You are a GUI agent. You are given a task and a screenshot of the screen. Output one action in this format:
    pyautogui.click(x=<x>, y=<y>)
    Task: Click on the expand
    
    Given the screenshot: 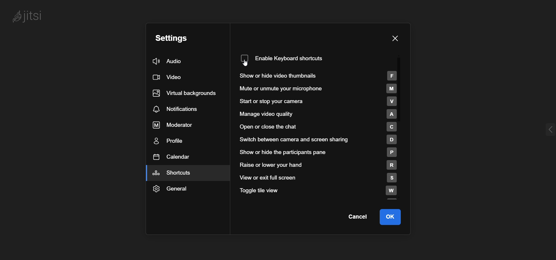 What is the action you would take?
    pyautogui.click(x=543, y=130)
    